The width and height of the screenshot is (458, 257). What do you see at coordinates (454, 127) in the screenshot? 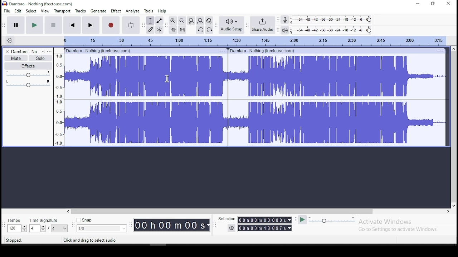
I see `scroll bar` at bounding box center [454, 127].